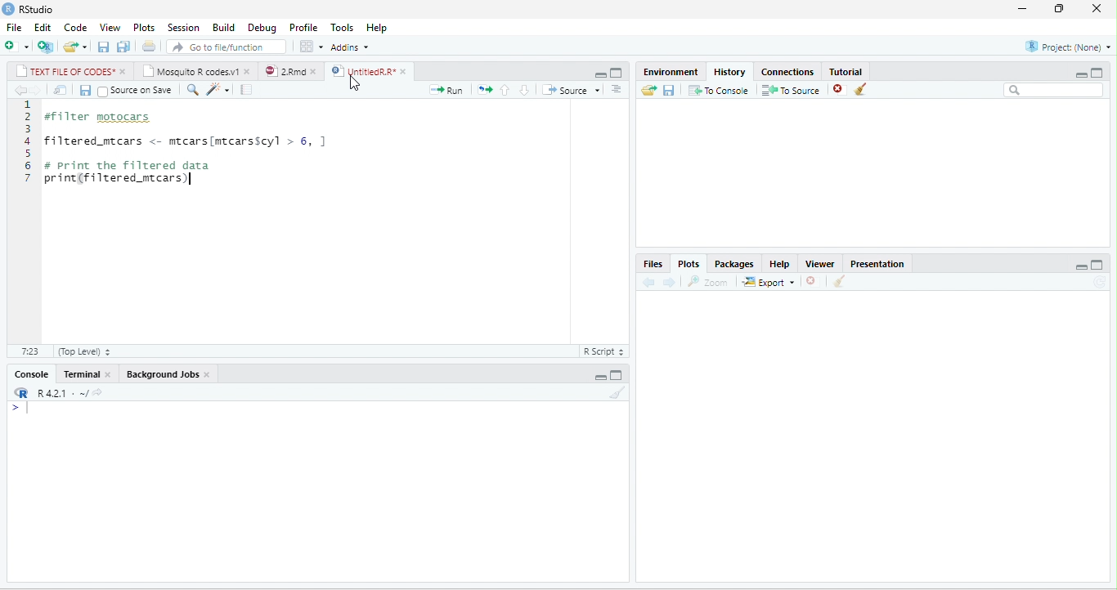 The height and width of the screenshot is (590, 1117). Describe the element at coordinates (1097, 8) in the screenshot. I see `close` at that location.